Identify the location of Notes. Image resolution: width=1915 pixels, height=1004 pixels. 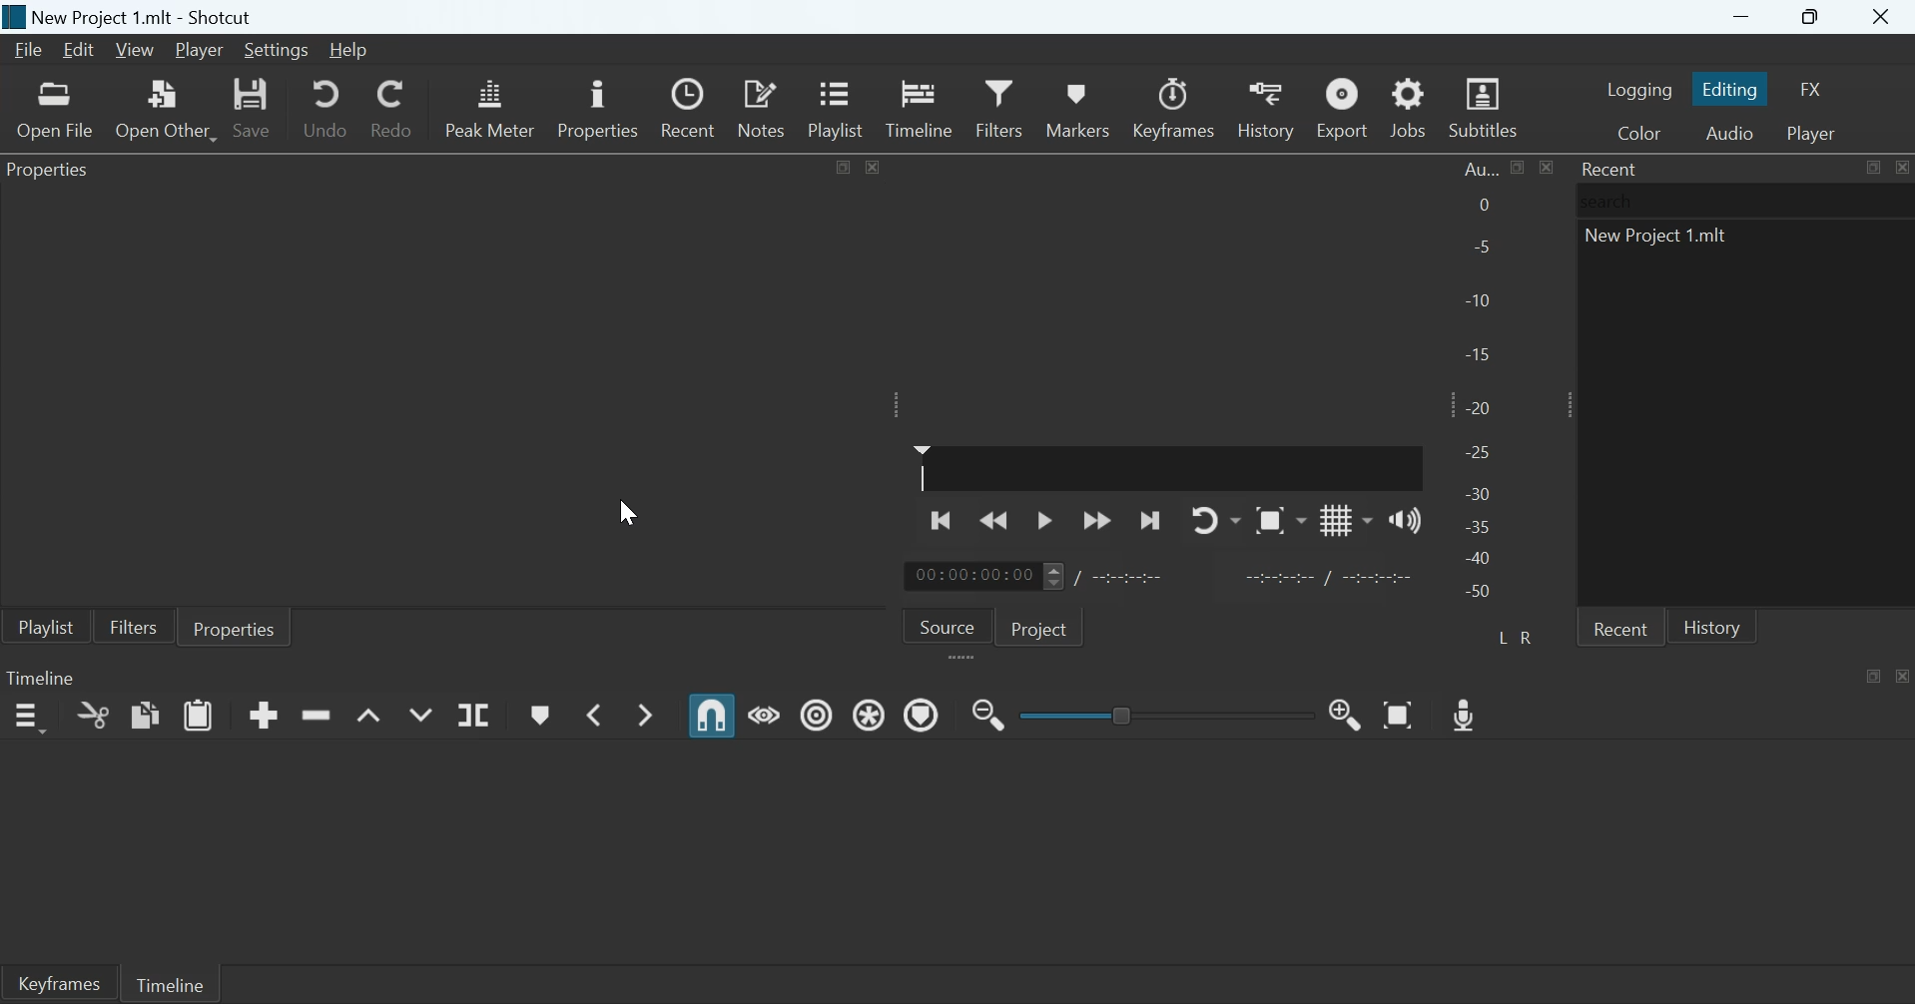
(764, 107).